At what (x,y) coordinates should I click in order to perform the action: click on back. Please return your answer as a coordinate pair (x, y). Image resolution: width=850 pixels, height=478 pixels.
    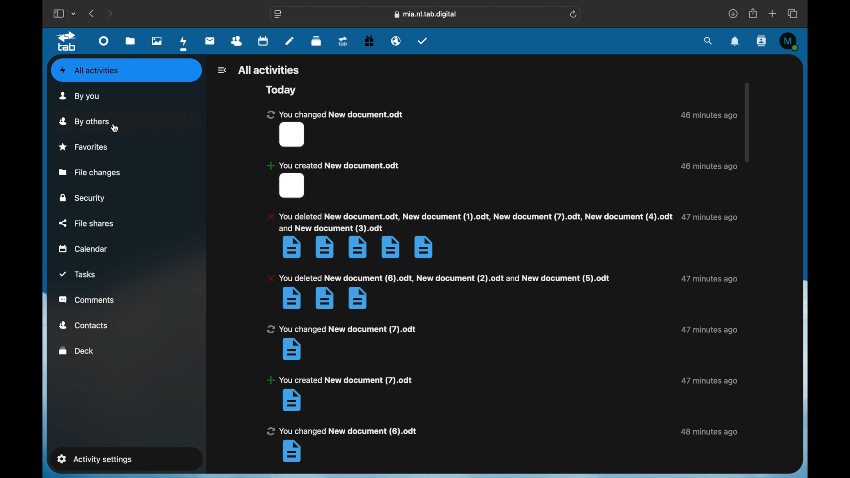
    Looking at the image, I should click on (220, 70).